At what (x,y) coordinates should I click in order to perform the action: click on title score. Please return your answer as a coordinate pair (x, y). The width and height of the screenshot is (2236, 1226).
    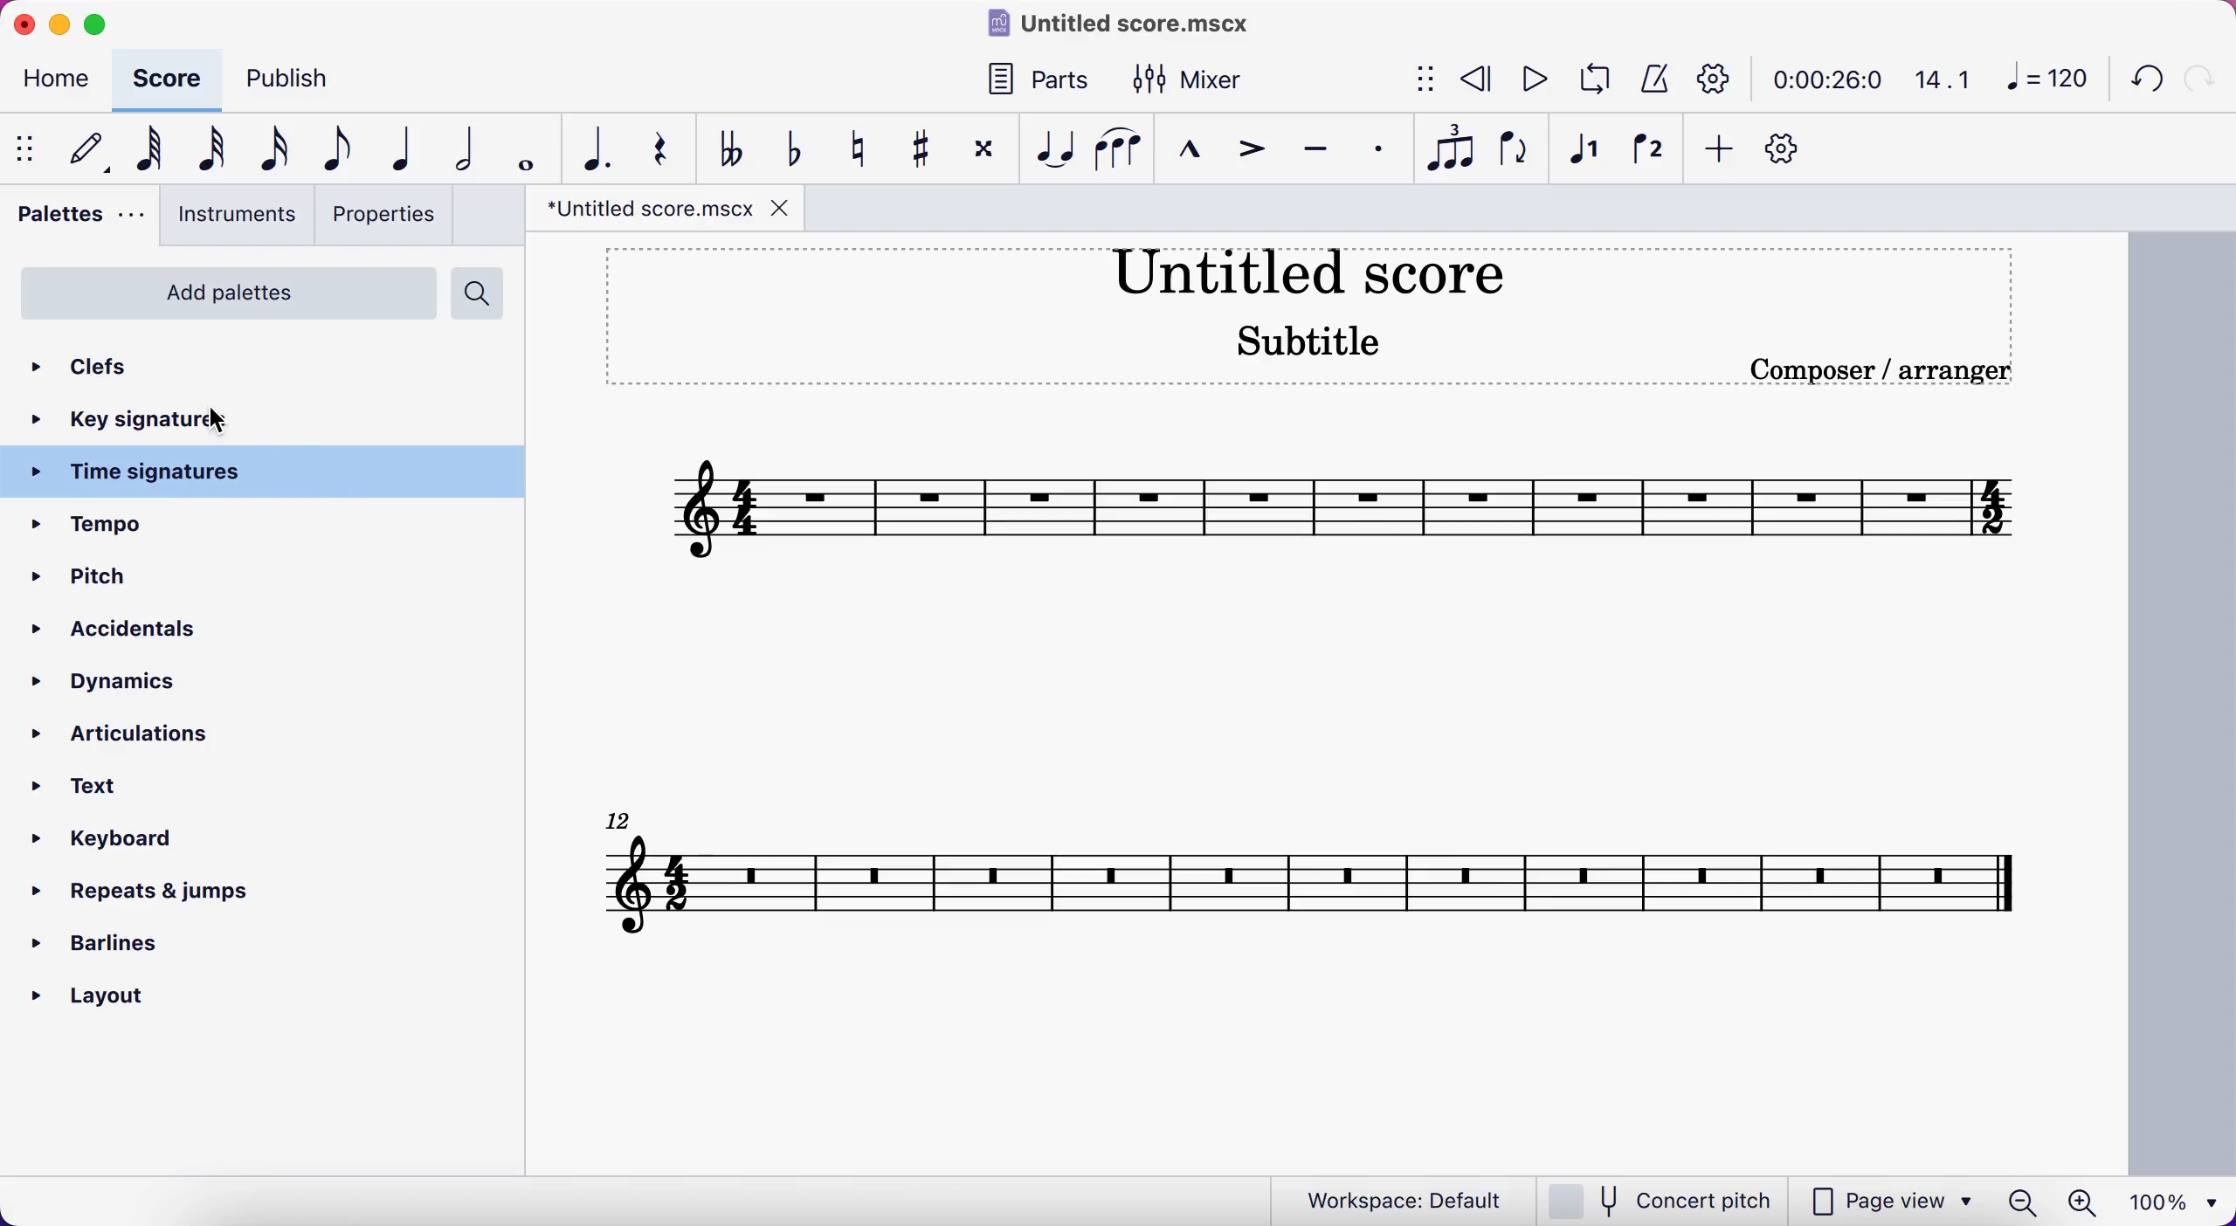
    Looking at the image, I should click on (1307, 270).